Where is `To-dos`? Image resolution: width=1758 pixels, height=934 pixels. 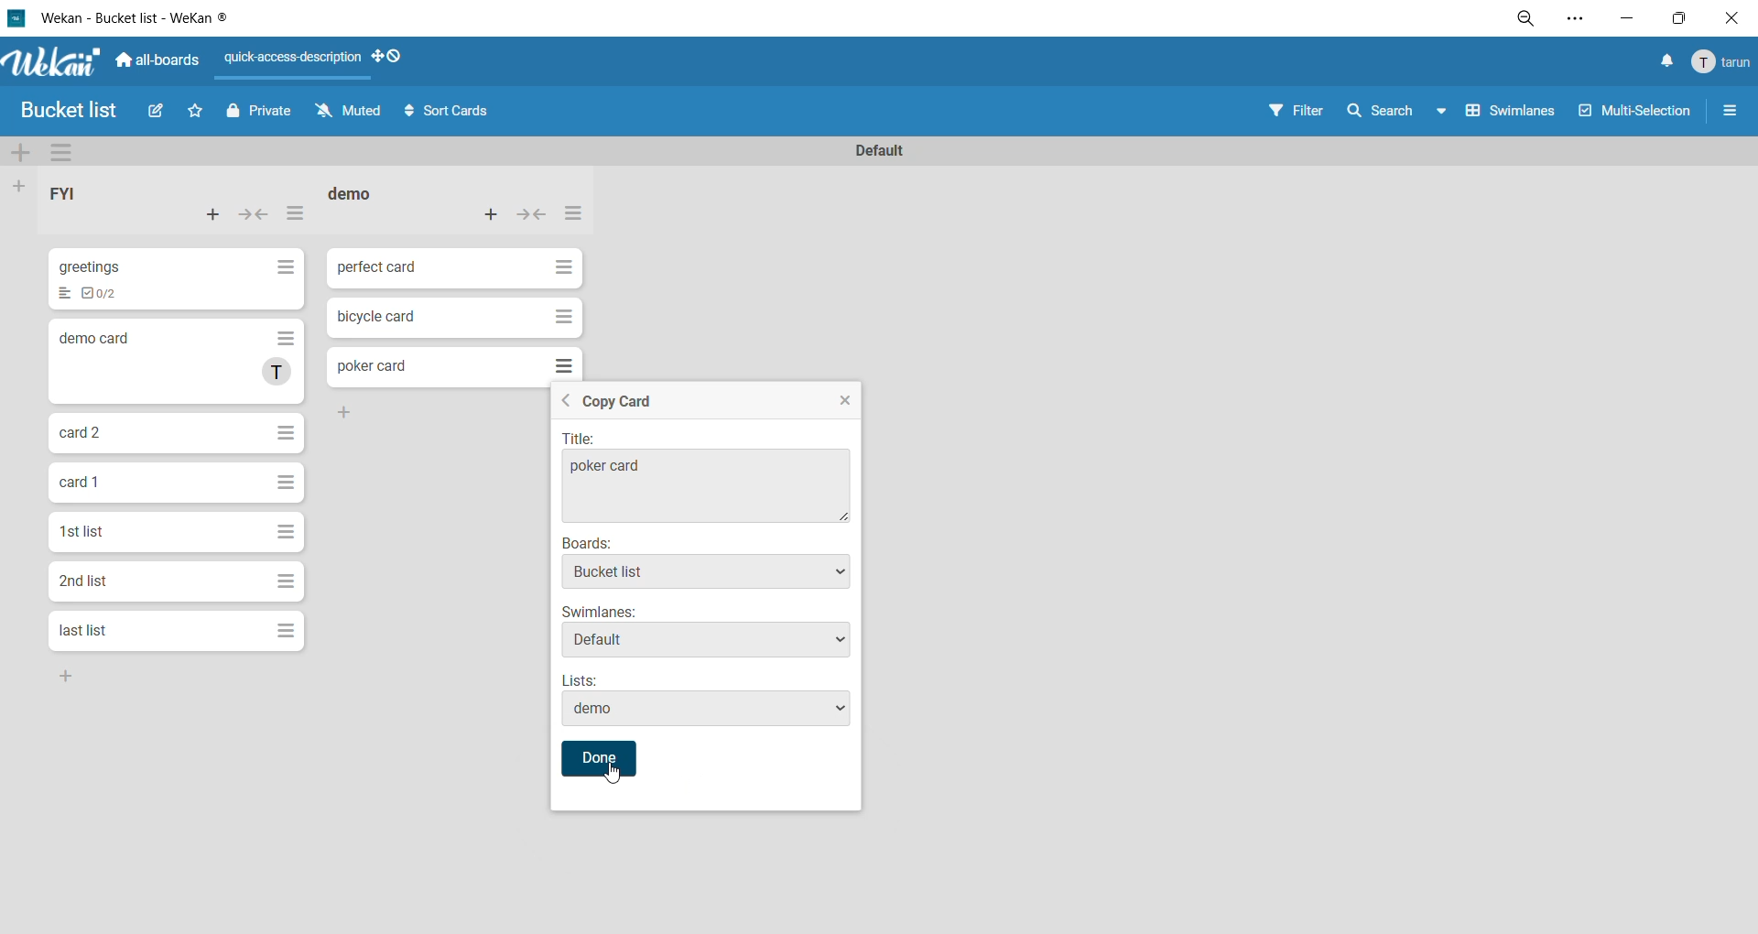
To-dos is located at coordinates (103, 294).